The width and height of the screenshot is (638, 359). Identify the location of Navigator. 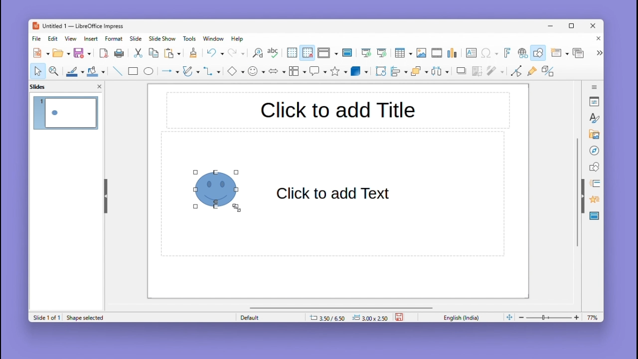
(594, 150).